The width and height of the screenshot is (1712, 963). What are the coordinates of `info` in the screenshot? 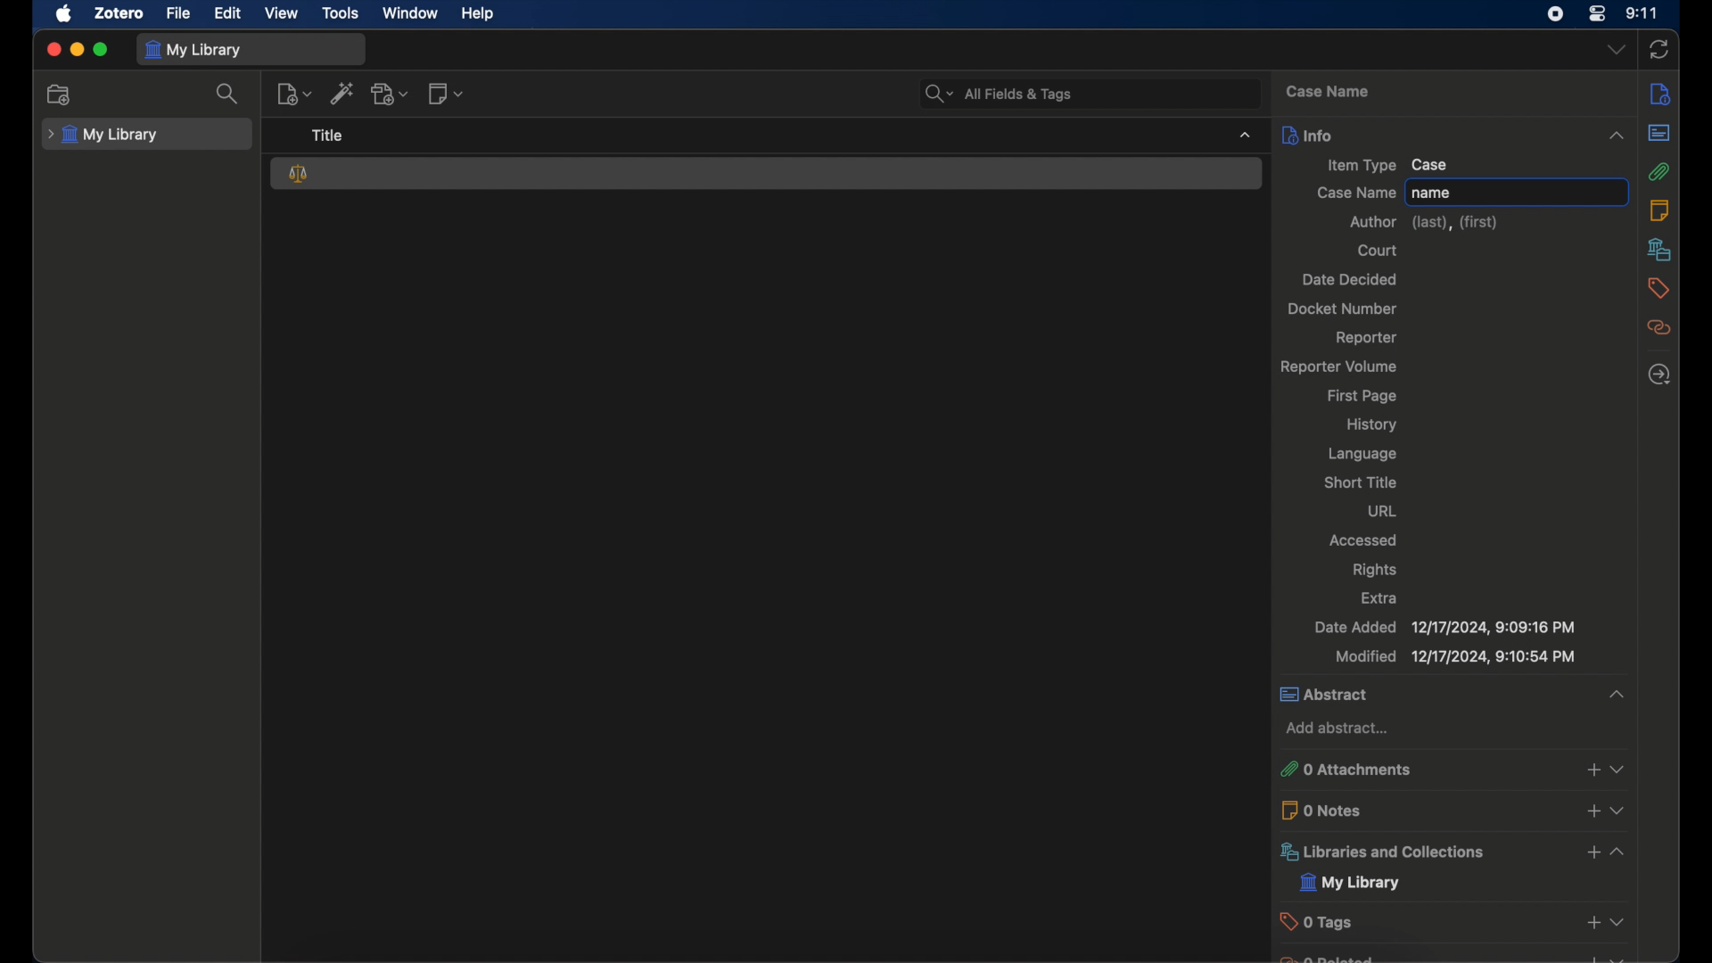 It's located at (1457, 133).